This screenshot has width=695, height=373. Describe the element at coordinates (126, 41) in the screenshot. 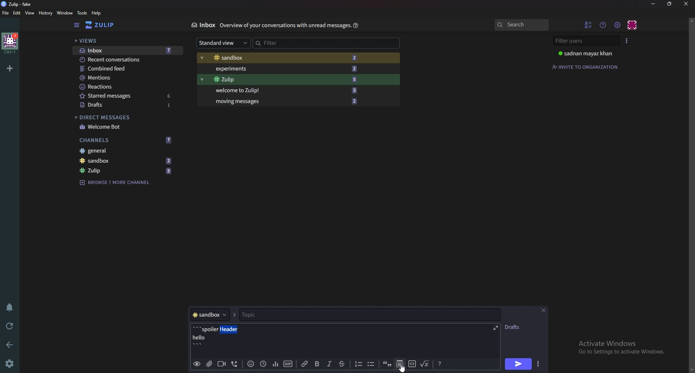

I see `Views` at that location.